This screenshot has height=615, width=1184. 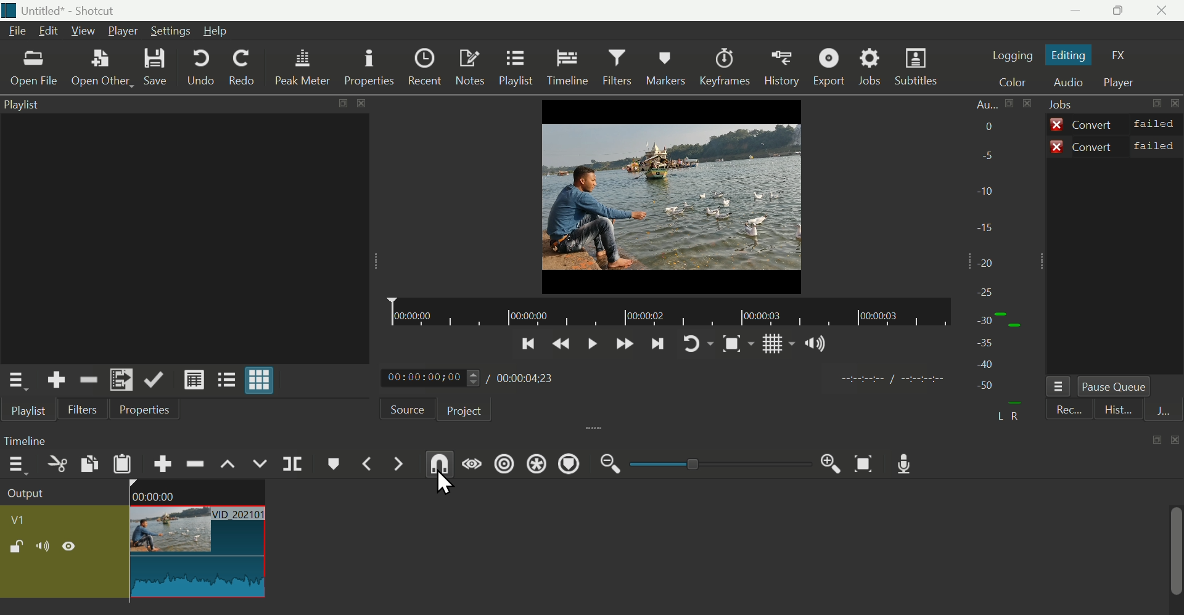 What do you see at coordinates (128, 30) in the screenshot?
I see `` at bounding box center [128, 30].